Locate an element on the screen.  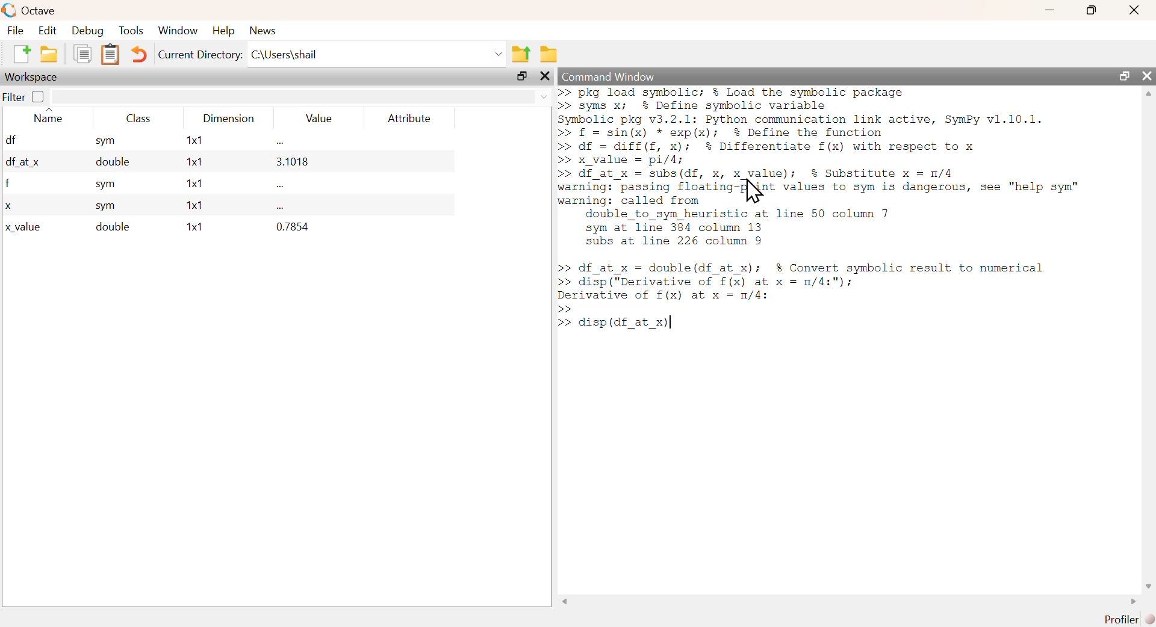
Workspace; is located at coordinates (32, 77).